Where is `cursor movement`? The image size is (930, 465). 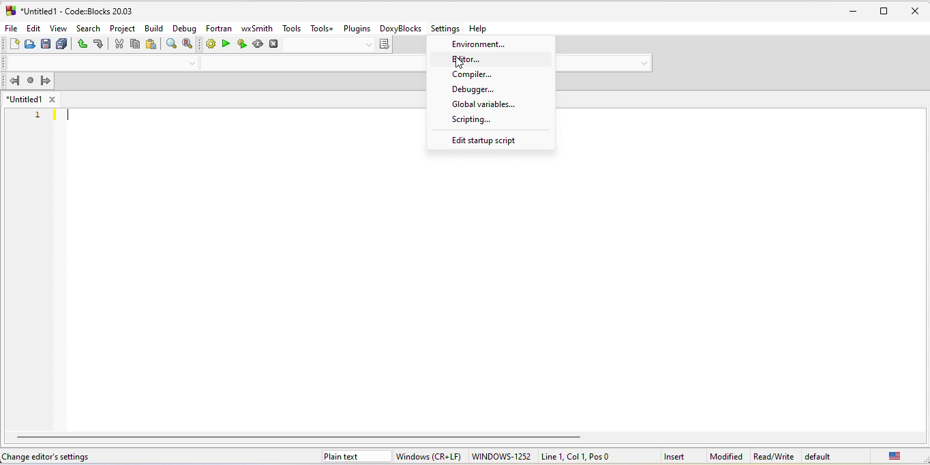 cursor movement is located at coordinates (459, 63).